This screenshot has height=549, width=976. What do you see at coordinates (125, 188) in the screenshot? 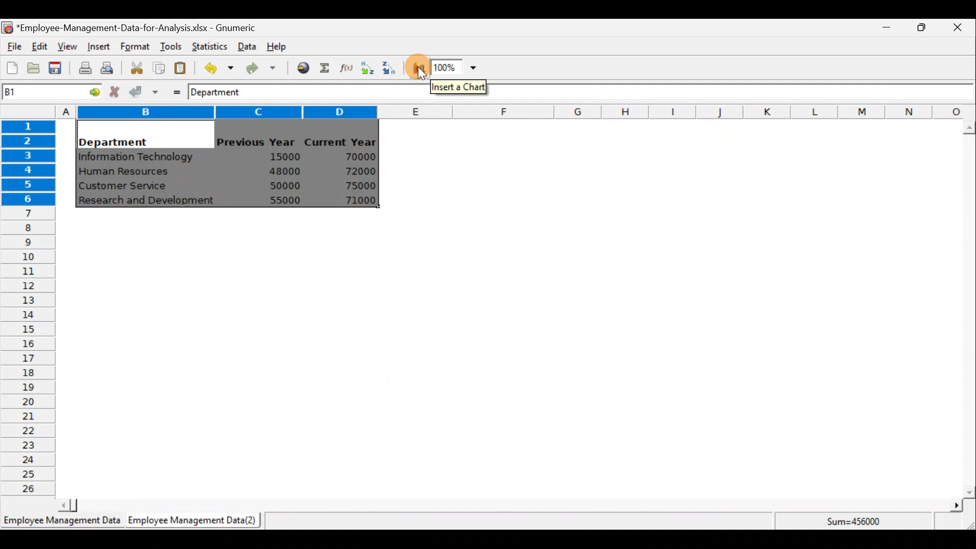
I see `Customer Service` at bounding box center [125, 188].